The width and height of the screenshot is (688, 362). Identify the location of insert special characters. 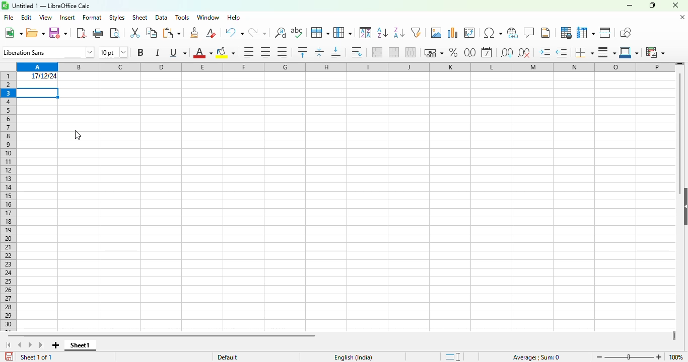
(493, 33).